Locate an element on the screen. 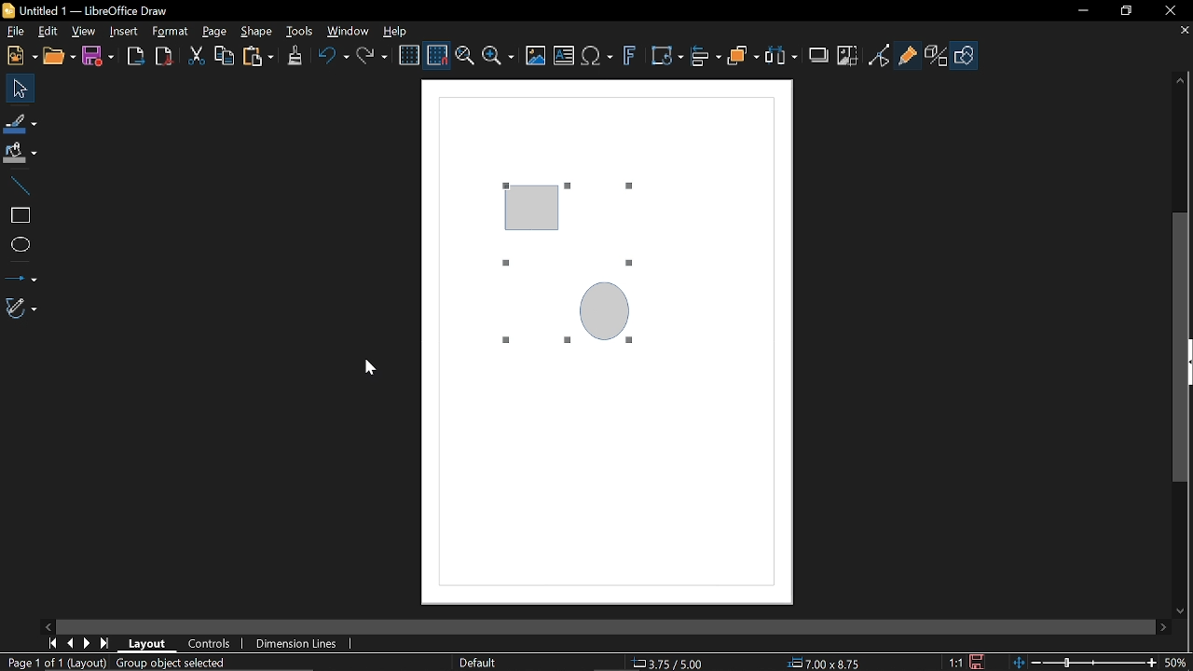 The height and width of the screenshot is (671, 1193). Select is located at coordinates (16, 87).